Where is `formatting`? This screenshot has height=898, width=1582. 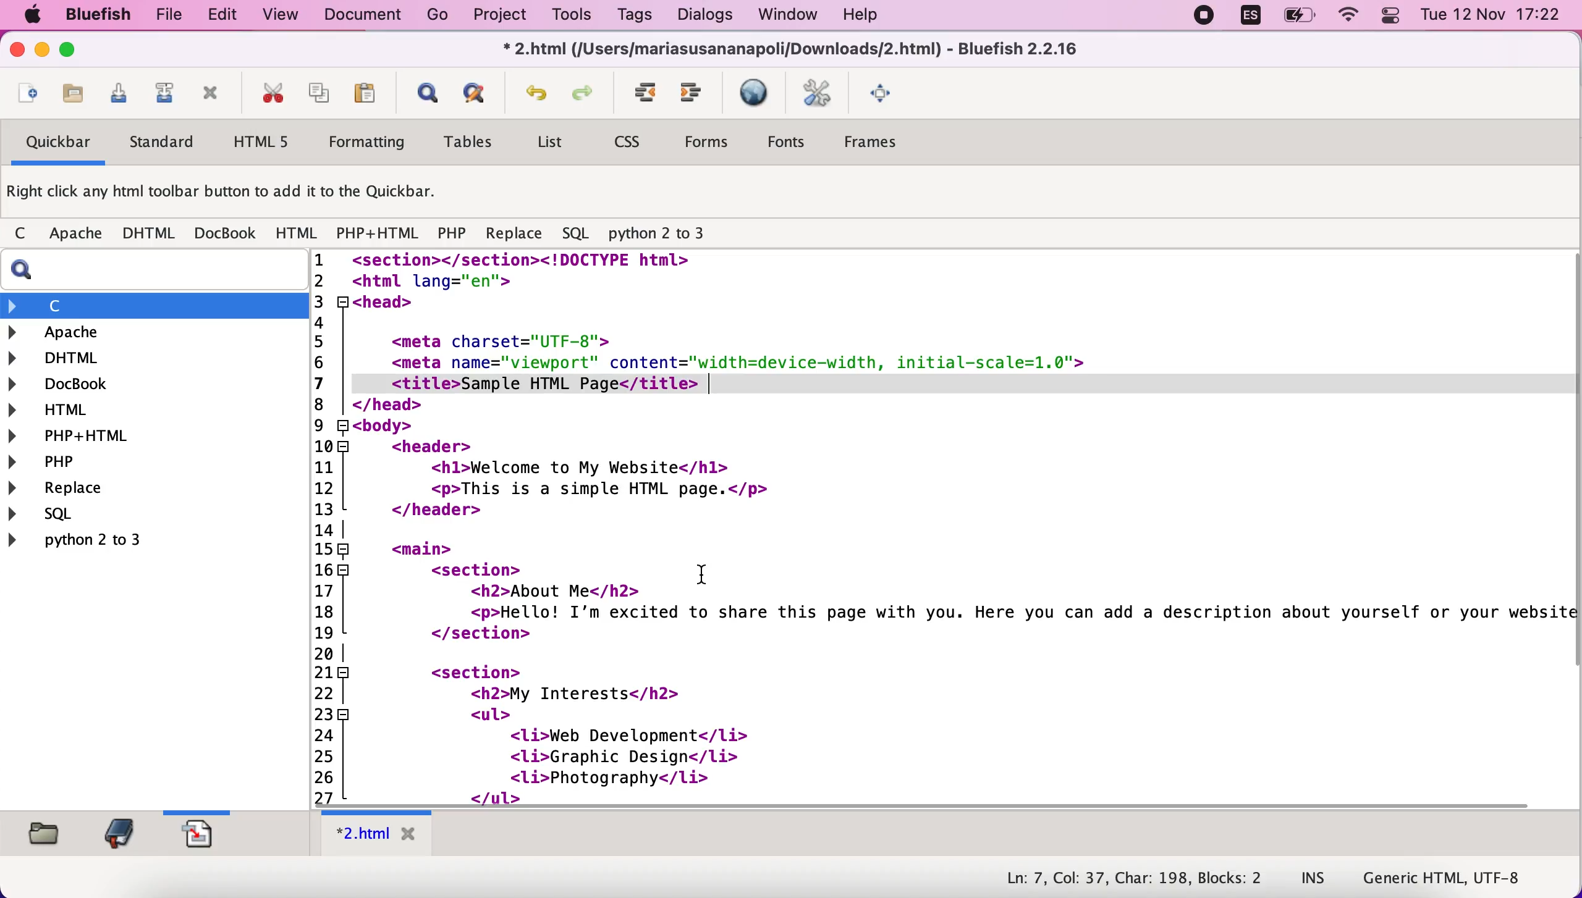
formatting is located at coordinates (374, 141).